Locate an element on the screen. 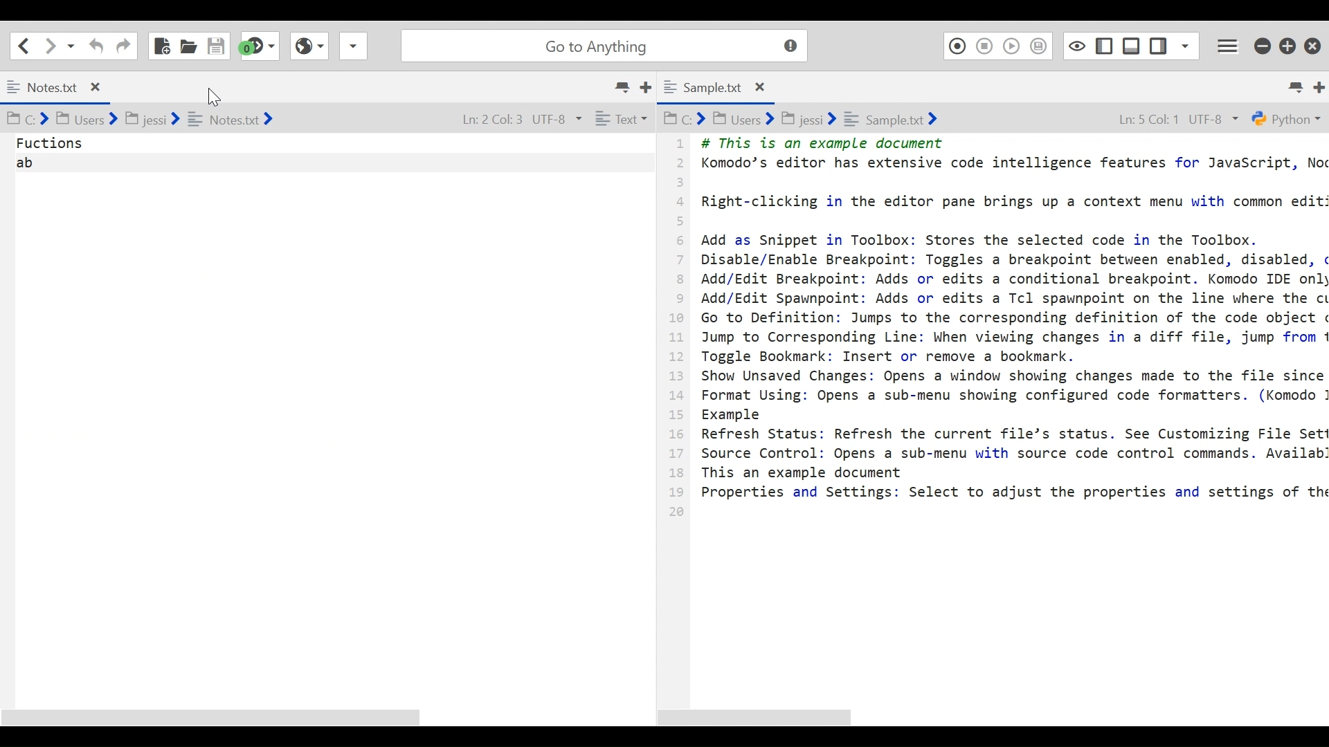  Click to go forward one location is located at coordinates (51, 46).